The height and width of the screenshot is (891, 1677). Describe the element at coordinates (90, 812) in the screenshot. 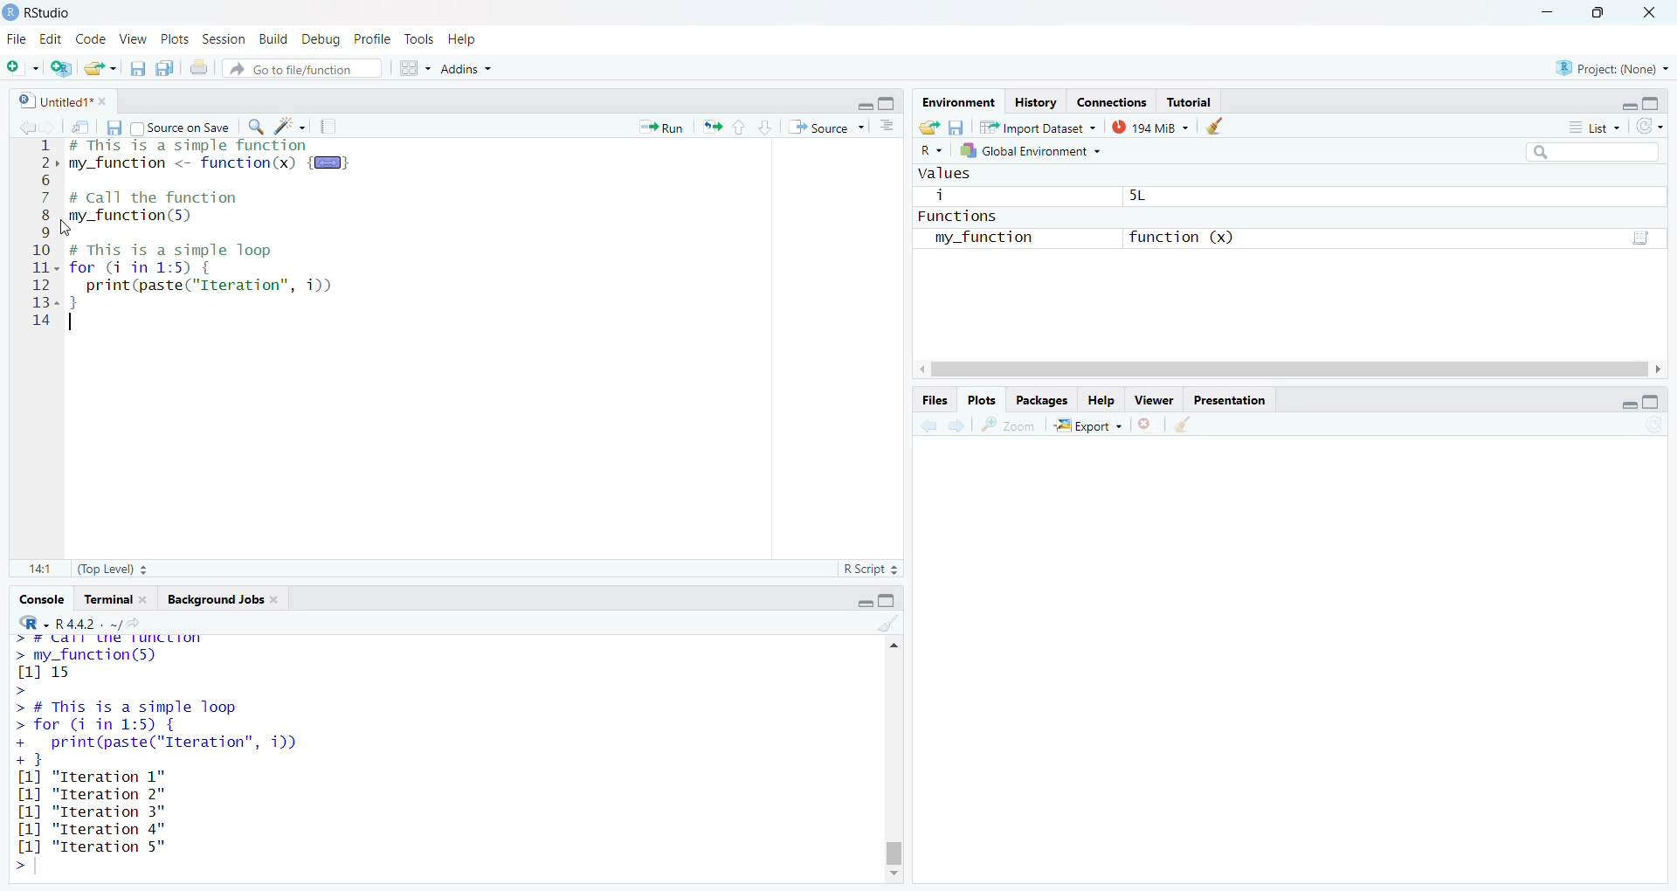

I see `[1] "Iteration 3"` at that location.